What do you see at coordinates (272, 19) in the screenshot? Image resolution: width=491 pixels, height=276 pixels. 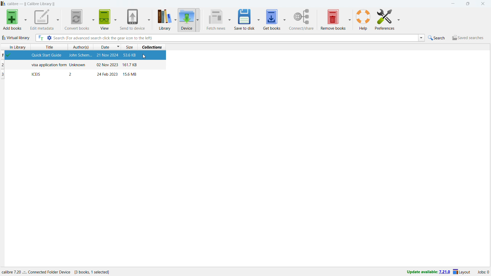 I see `get books` at bounding box center [272, 19].